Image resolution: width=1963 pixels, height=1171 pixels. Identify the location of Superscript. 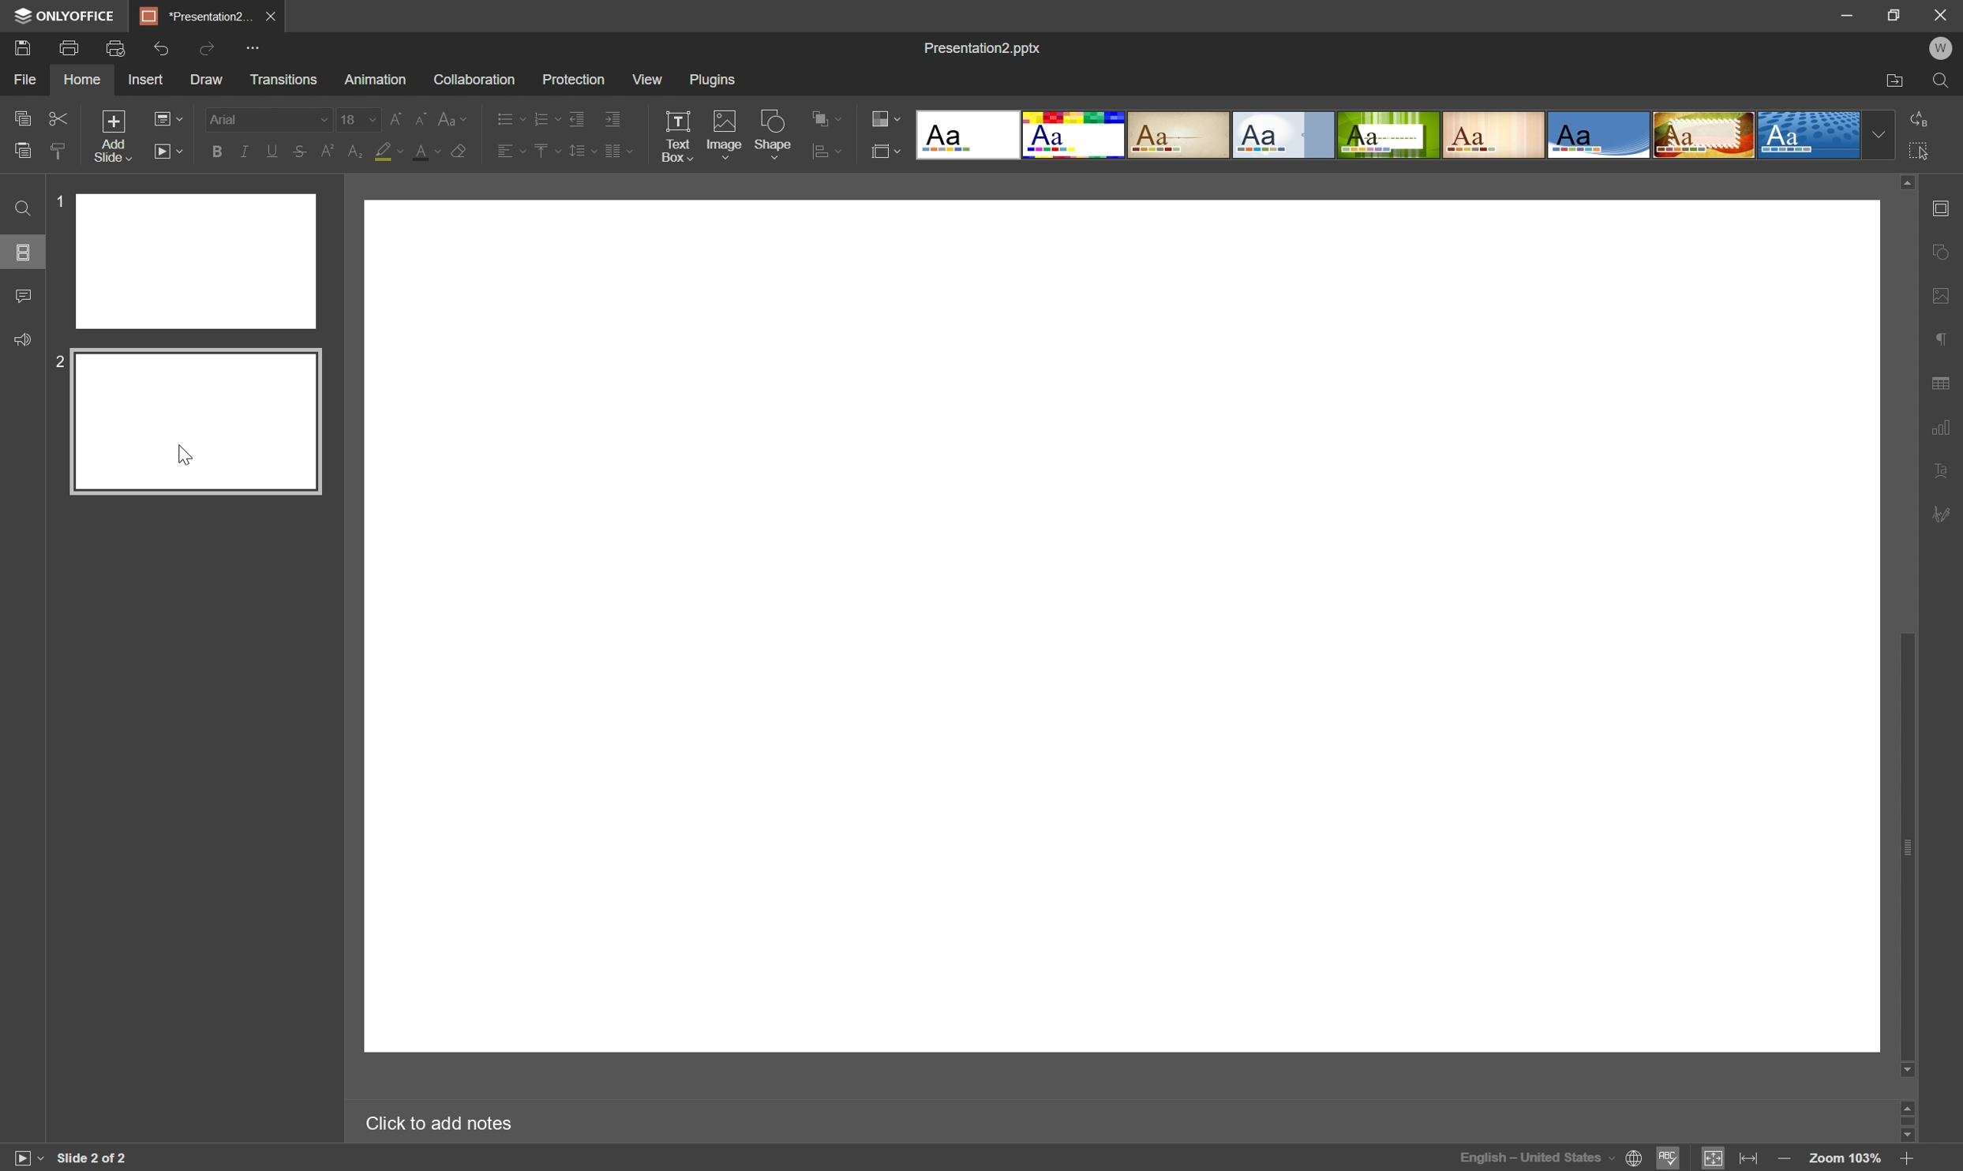
(327, 152).